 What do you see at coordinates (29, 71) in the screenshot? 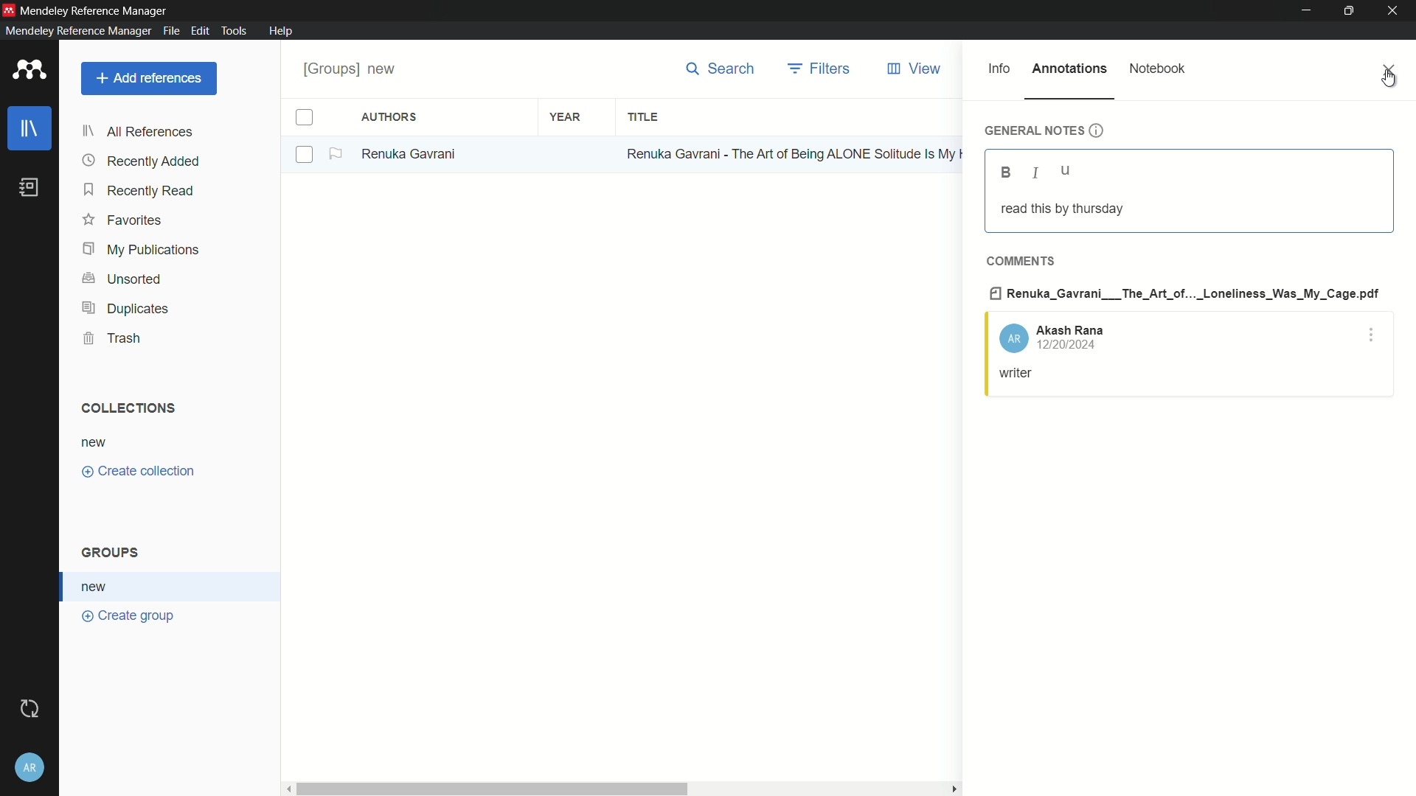
I see `app icon` at bounding box center [29, 71].